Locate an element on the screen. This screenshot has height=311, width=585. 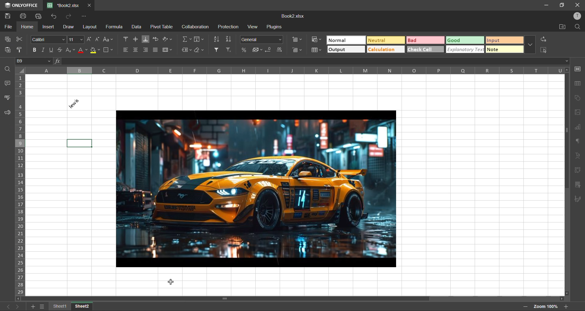
fx is located at coordinates (57, 61).